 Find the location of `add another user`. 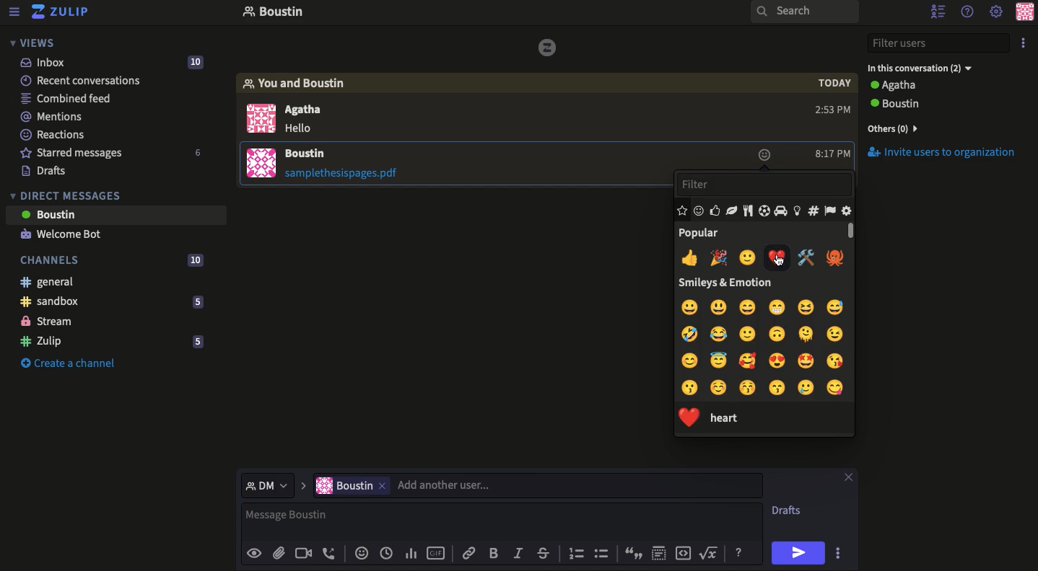

add another user is located at coordinates (580, 485).